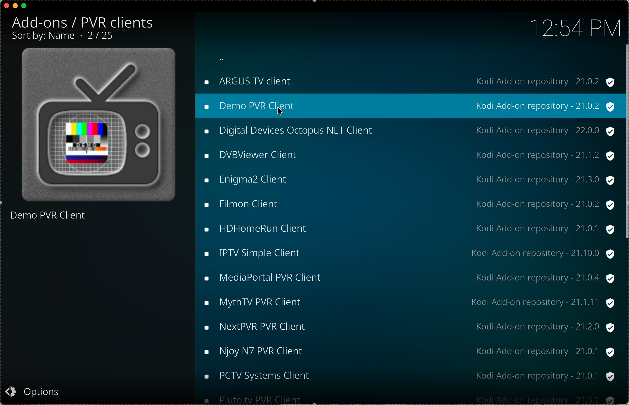 The width and height of the screenshot is (629, 405). I want to click on 21.3.0, so click(586, 180).